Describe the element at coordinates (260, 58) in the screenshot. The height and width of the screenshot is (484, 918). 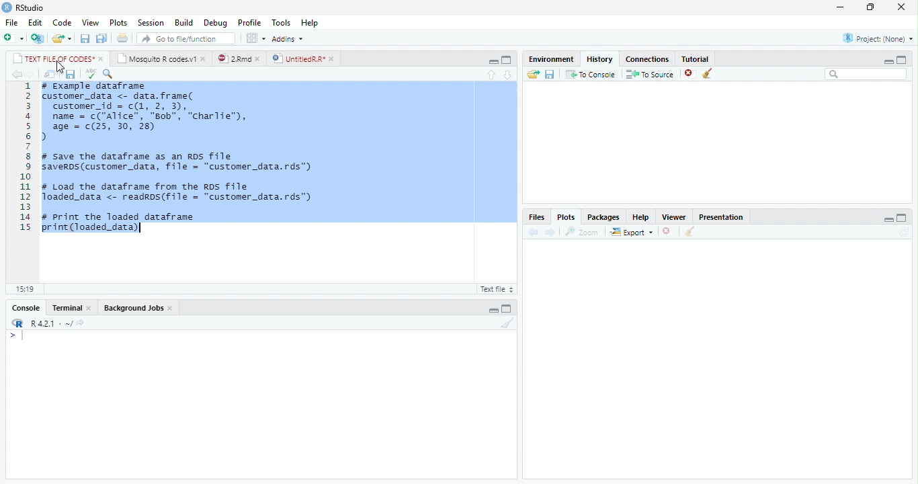
I see `close` at that location.